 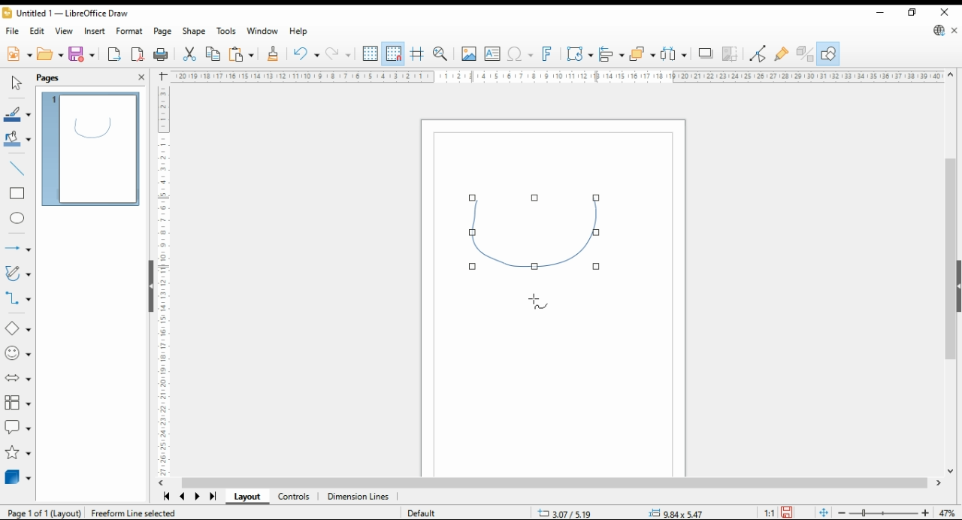 I want to click on close document, so click(x=954, y=29).